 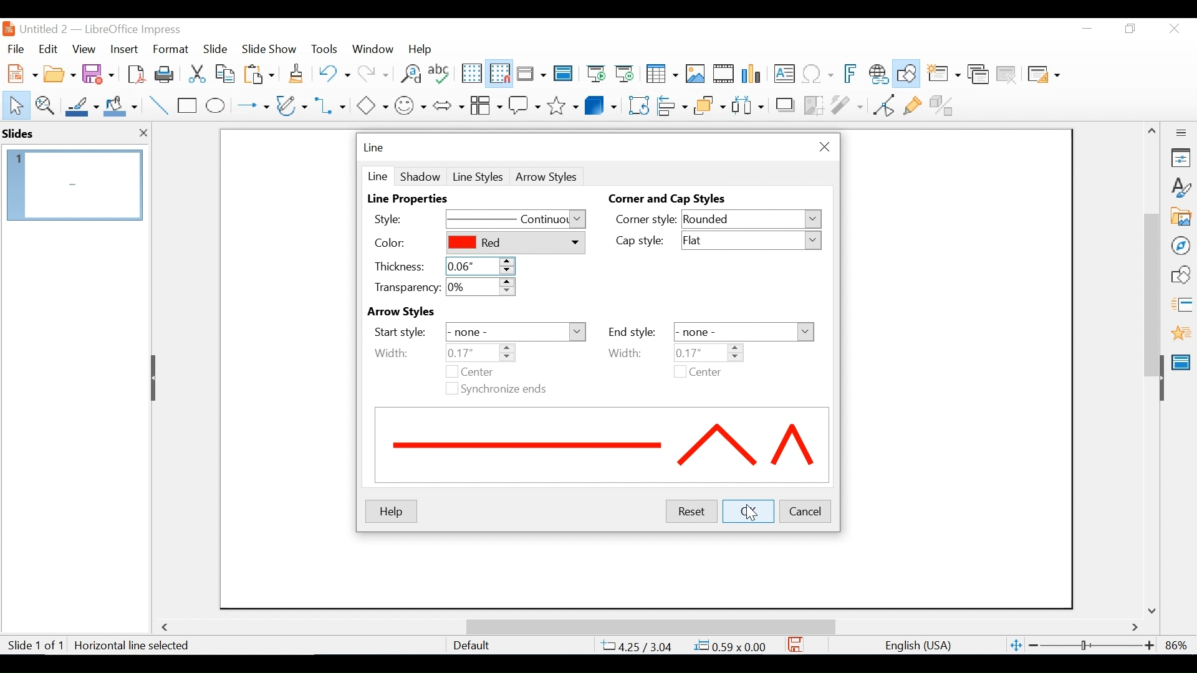 I want to click on Ellipse, so click(x=215, y=106).